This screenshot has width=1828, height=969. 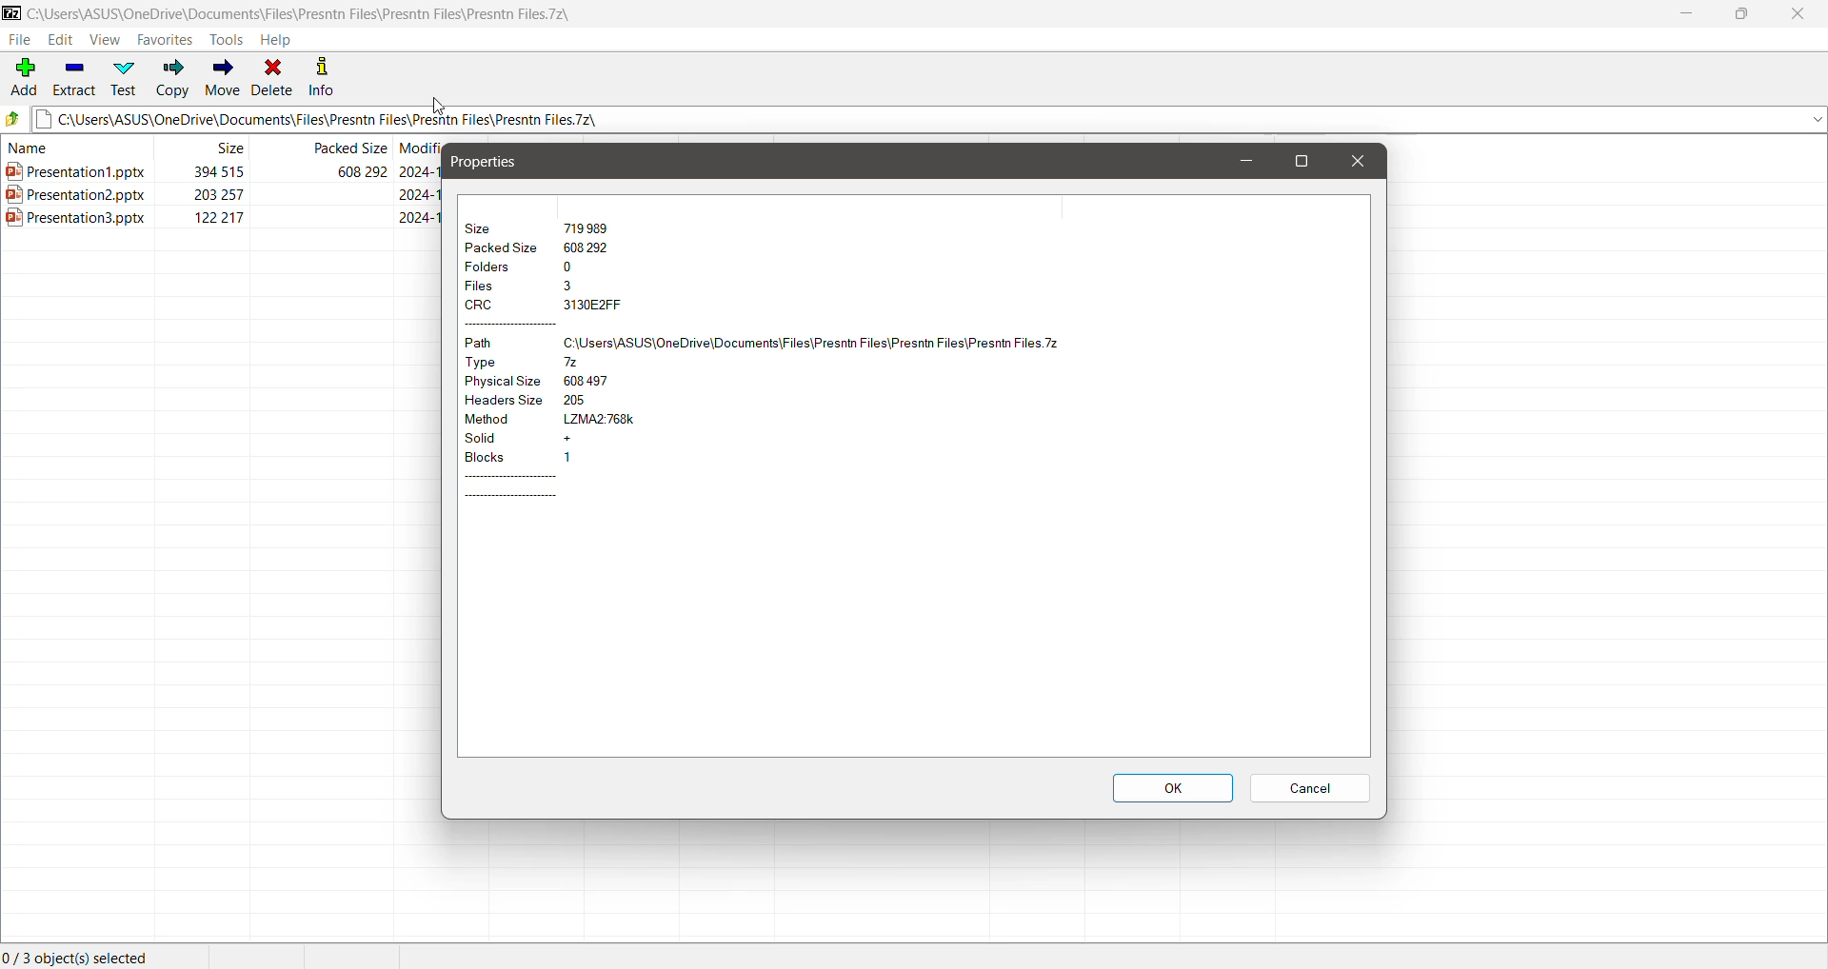 What do you see at coordinates (498, 441) in the screenshot?
I see `Solid ` at bounding box center [498, 441].